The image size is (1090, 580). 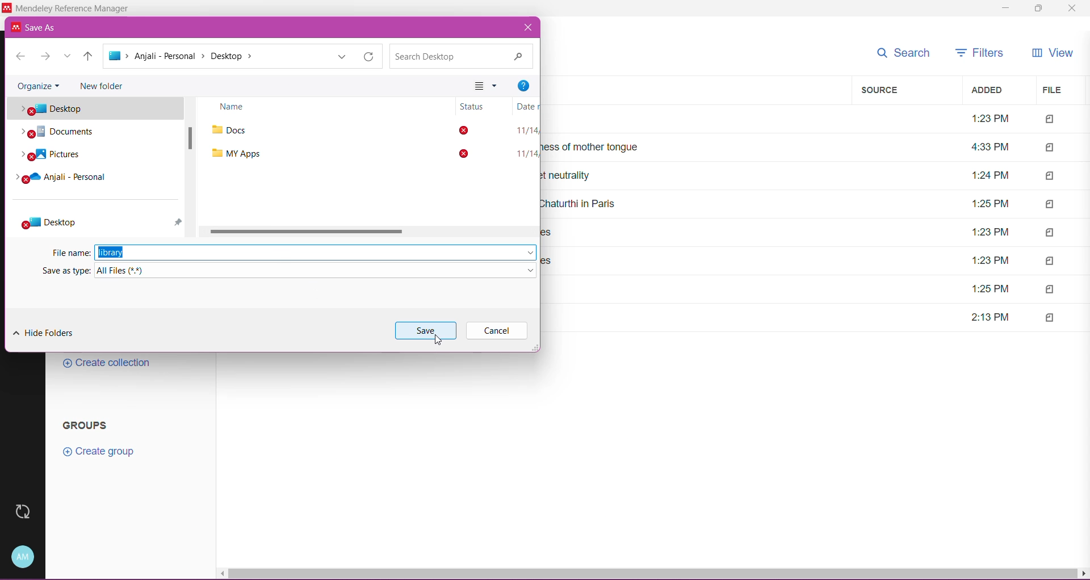 I want to click on Search in the current ocation, so click(x=462, y=56).